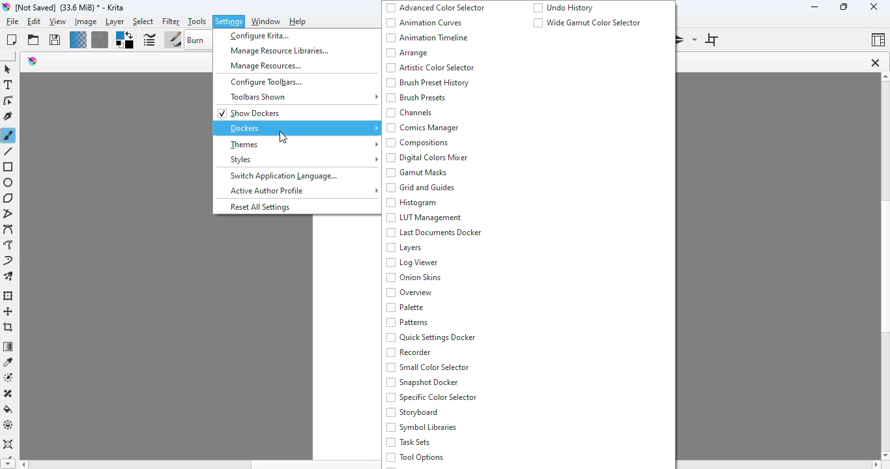 The height and width of the screenshot is (469, 890). What do you see at coordinates (409, 292) in the screenshot?
I see `overview` at bounding box center [409, 292].